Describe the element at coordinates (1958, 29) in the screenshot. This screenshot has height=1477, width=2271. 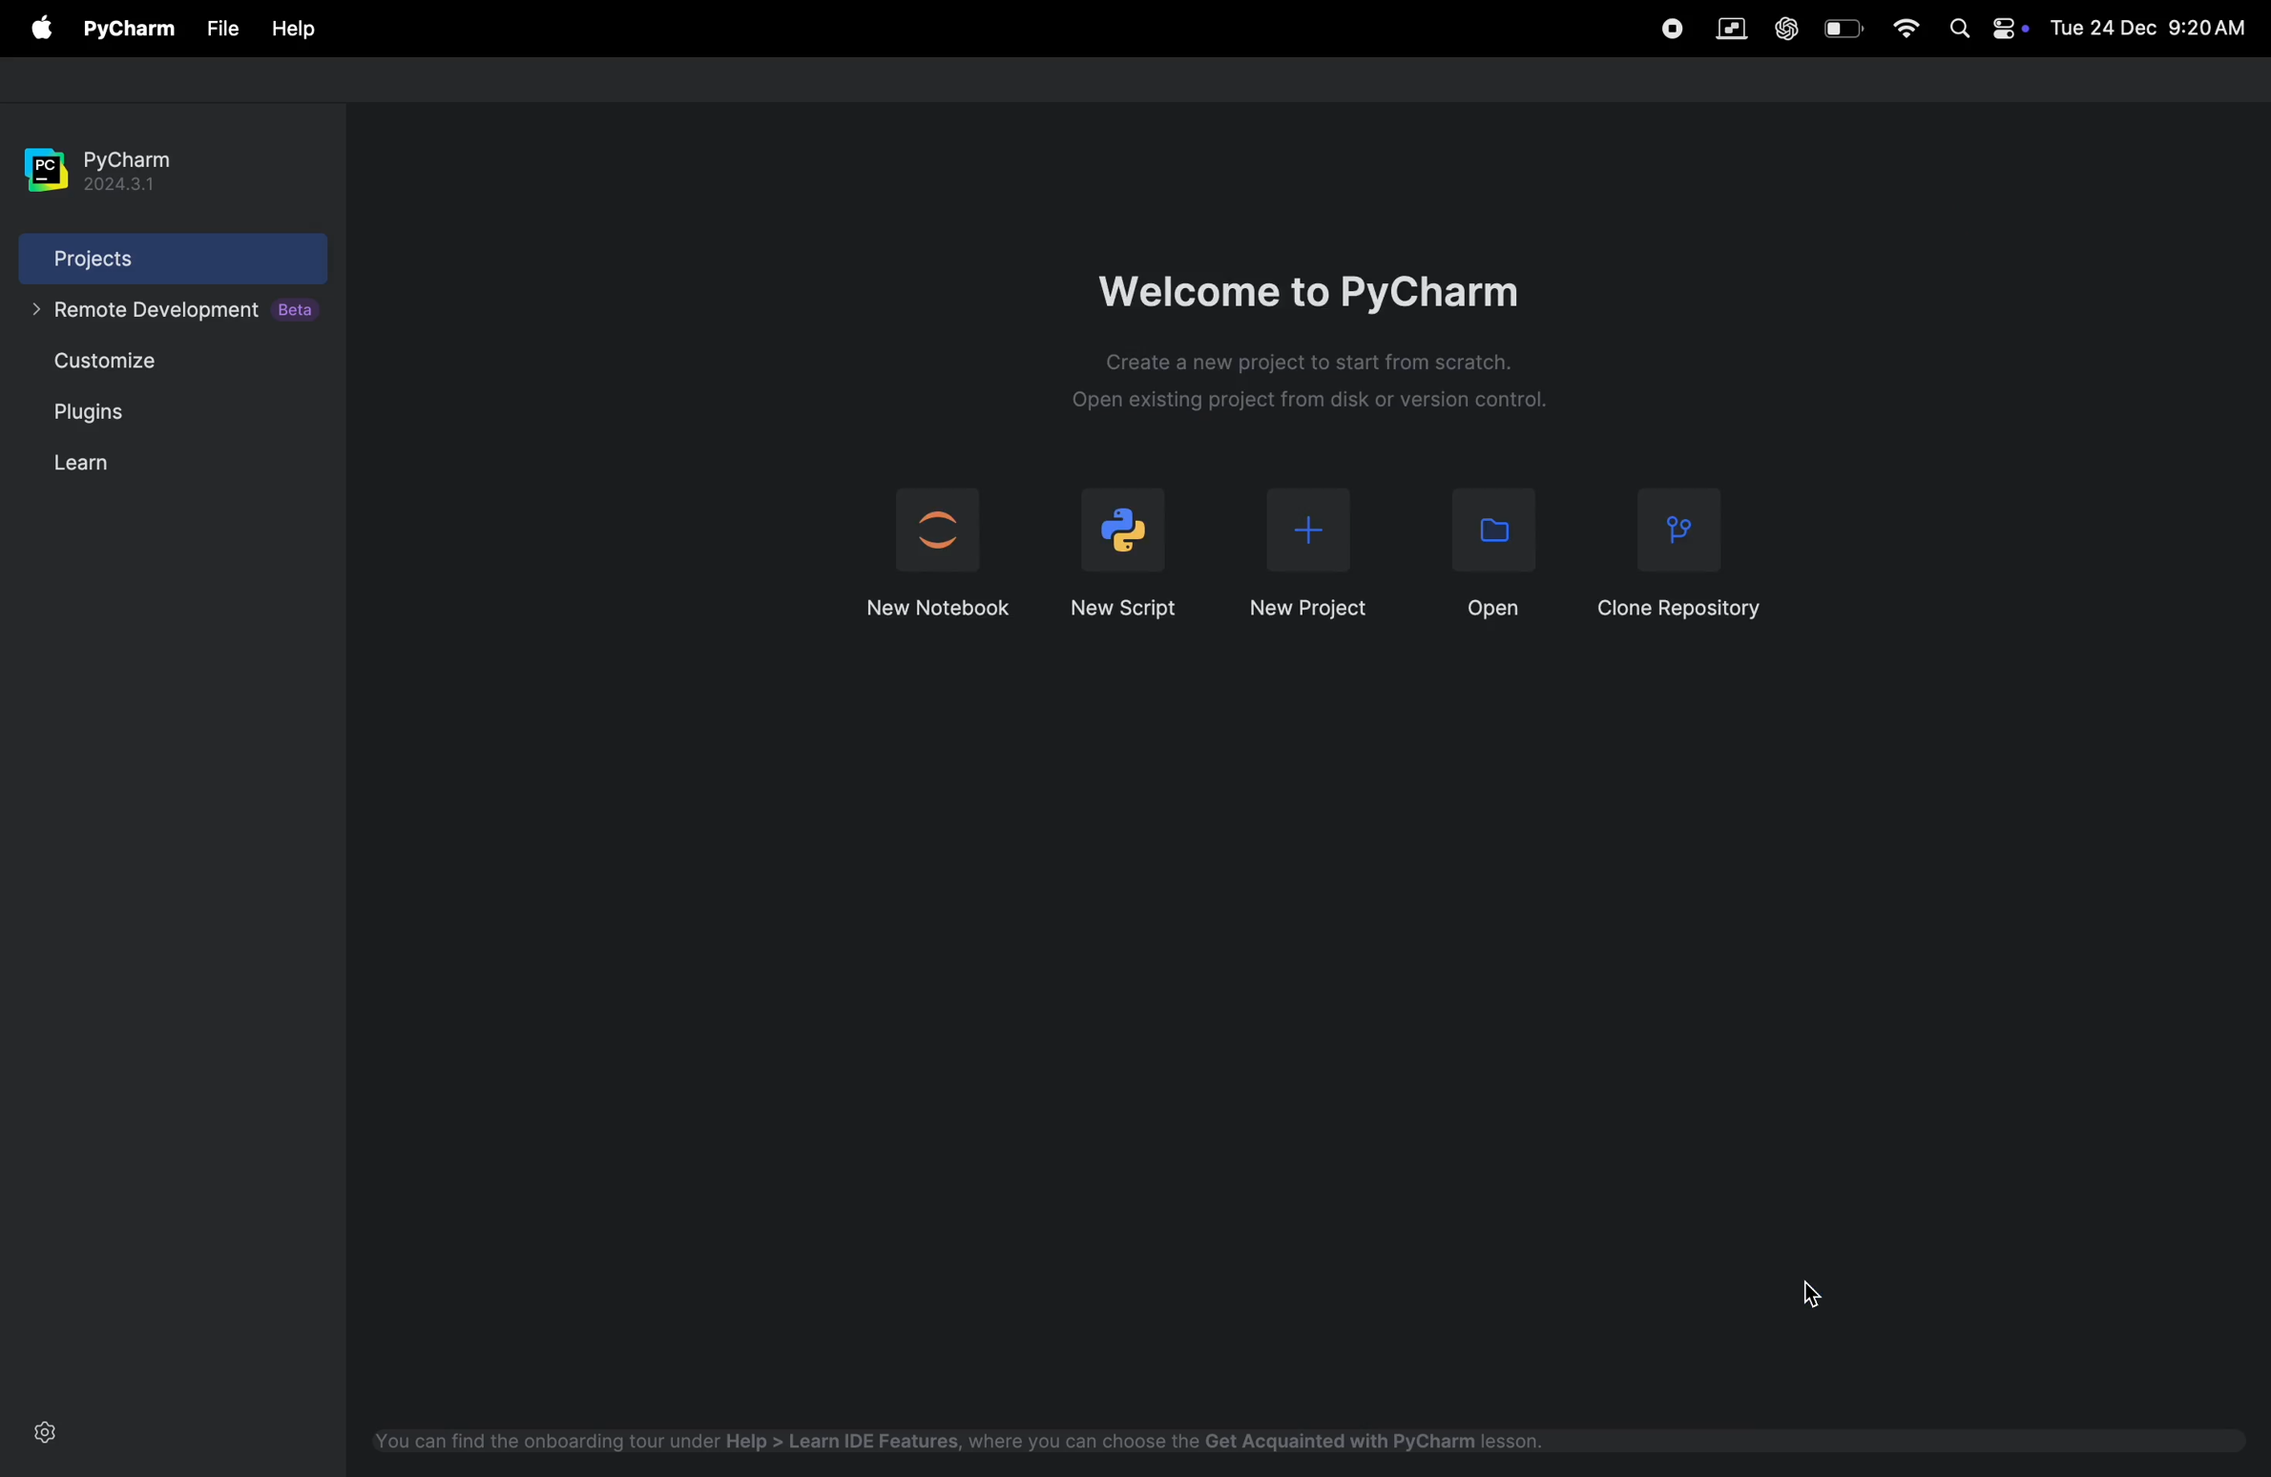
I see `spotlight search` at that location.